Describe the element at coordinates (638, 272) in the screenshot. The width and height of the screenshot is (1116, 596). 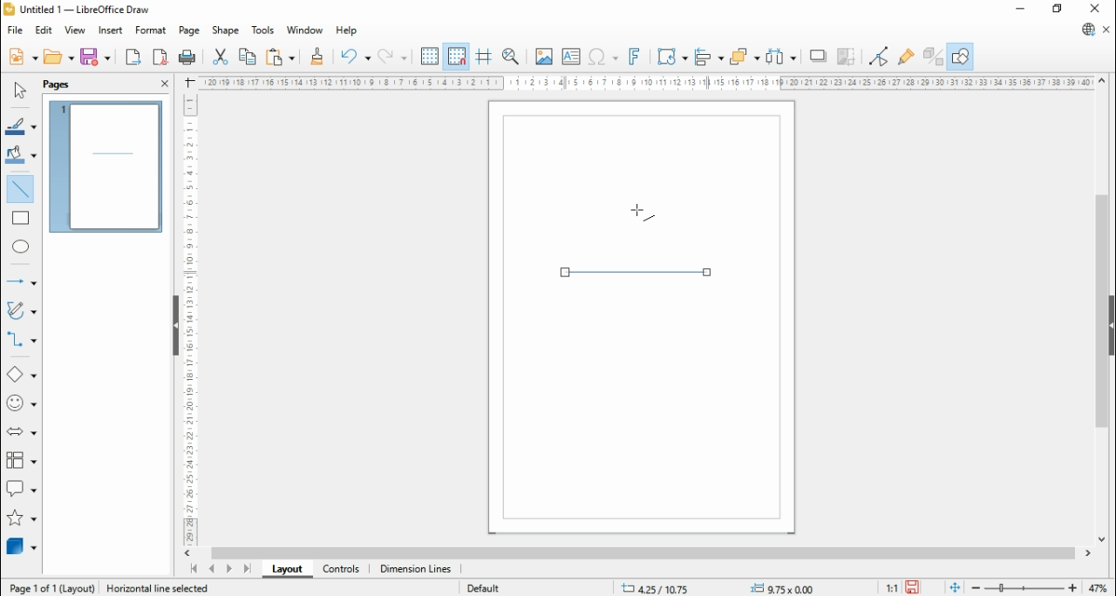
I see `new line` at that location.